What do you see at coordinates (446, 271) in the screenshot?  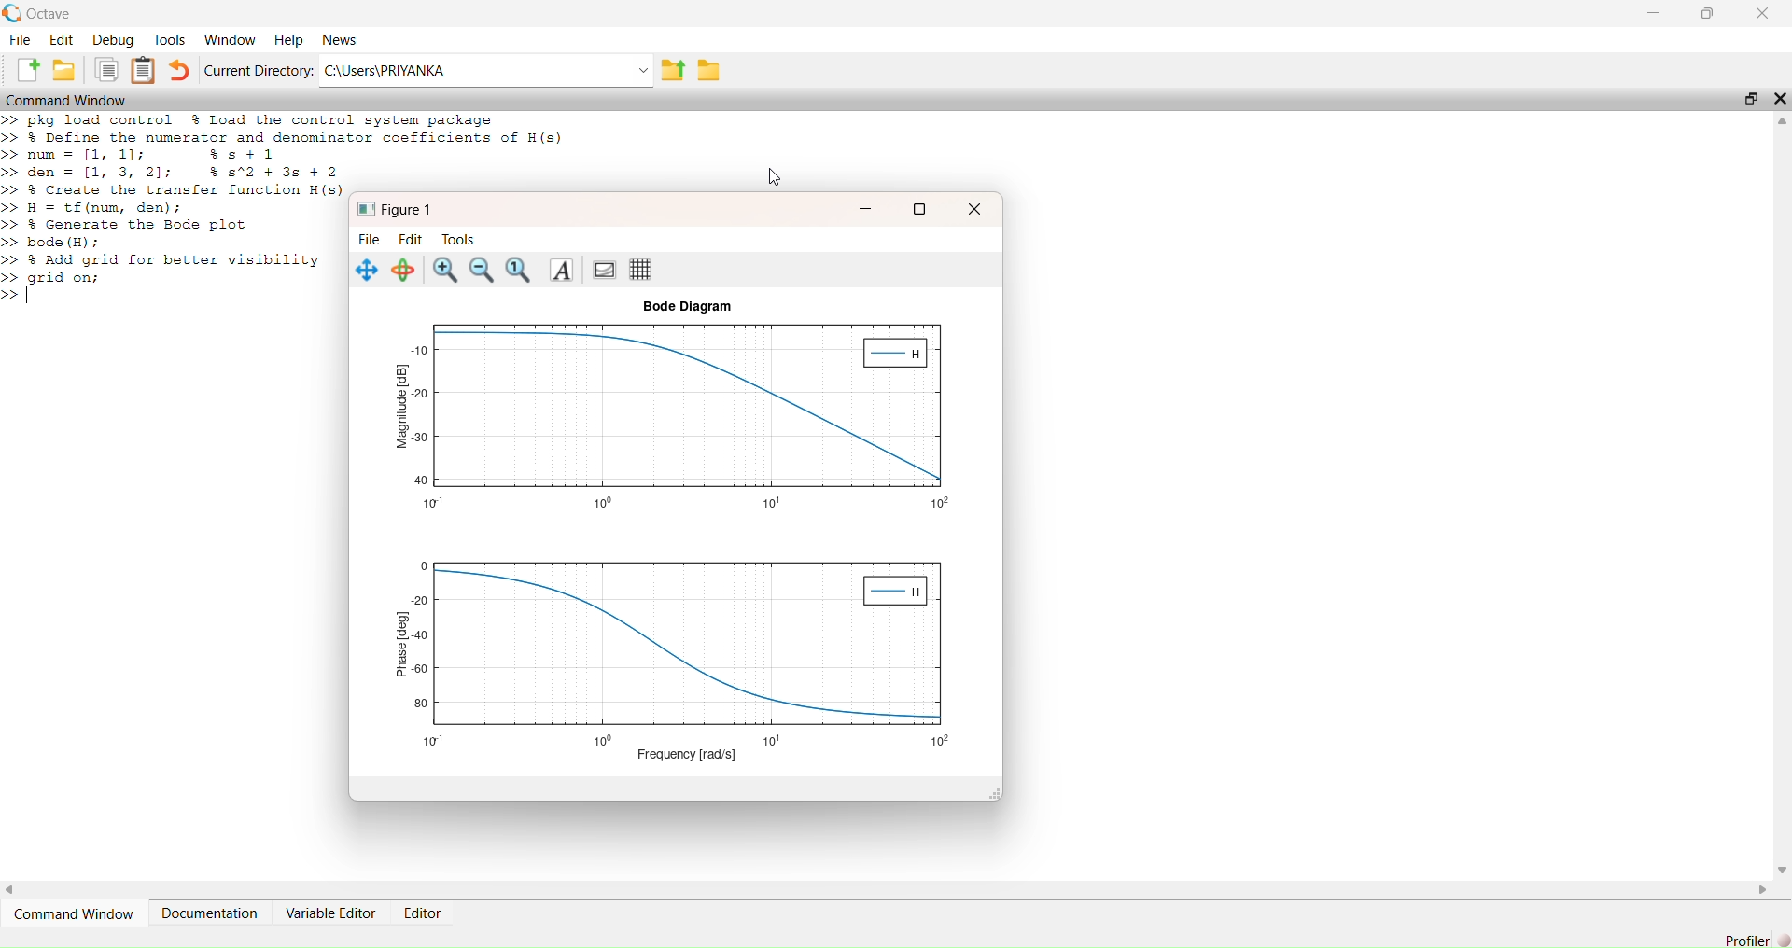 I see `Zoom in` at bounding box center [446, 271].